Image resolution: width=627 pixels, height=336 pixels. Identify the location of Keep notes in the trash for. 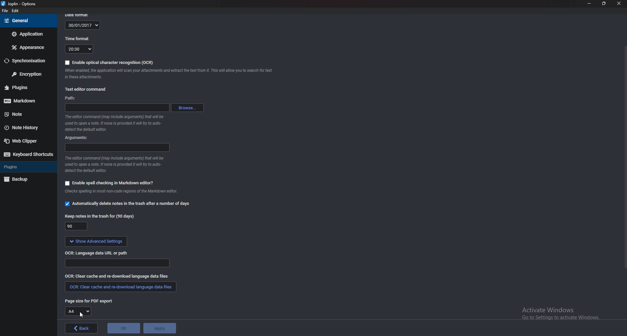
(100, 217).